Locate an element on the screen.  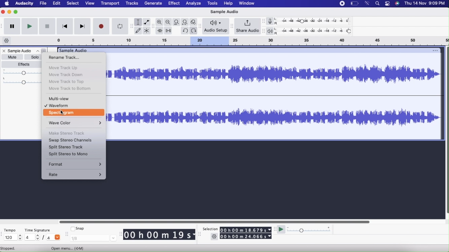
Timeline options is located at coordinates (7, 40).